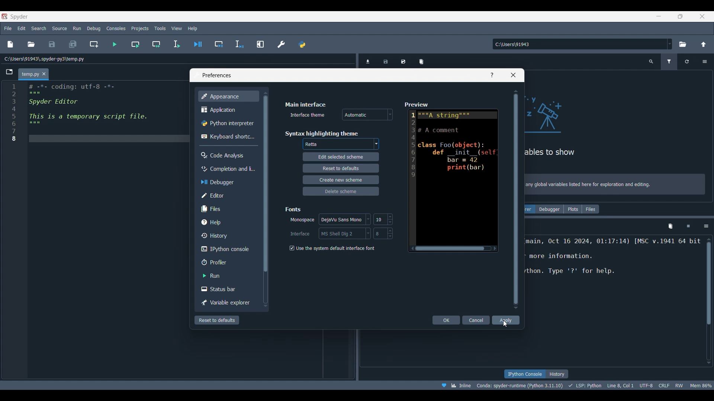 The image size is (714, 401). I want to click on Run selection or current line, so click(176, 44).